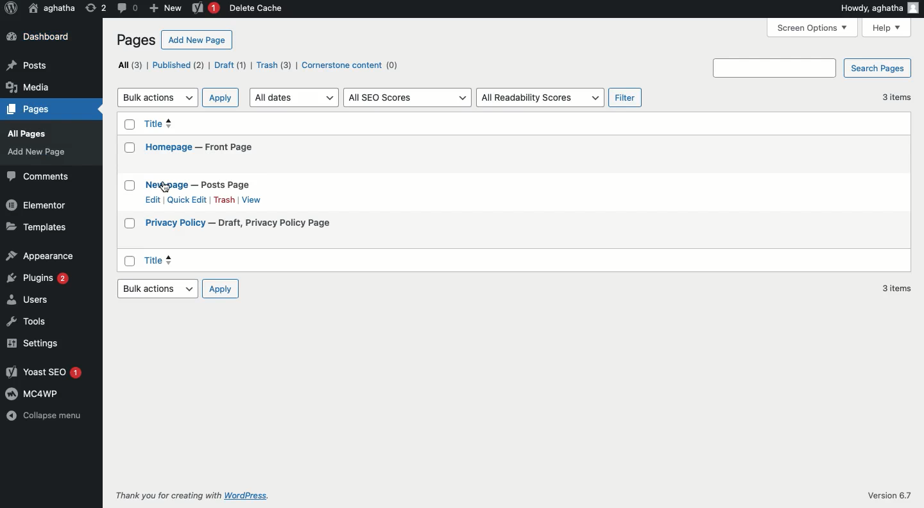 This screenshot has height=508, width=924. Describe the element at coordinates (31, 393) in the screenshot. I see `MC4WP` at that location.